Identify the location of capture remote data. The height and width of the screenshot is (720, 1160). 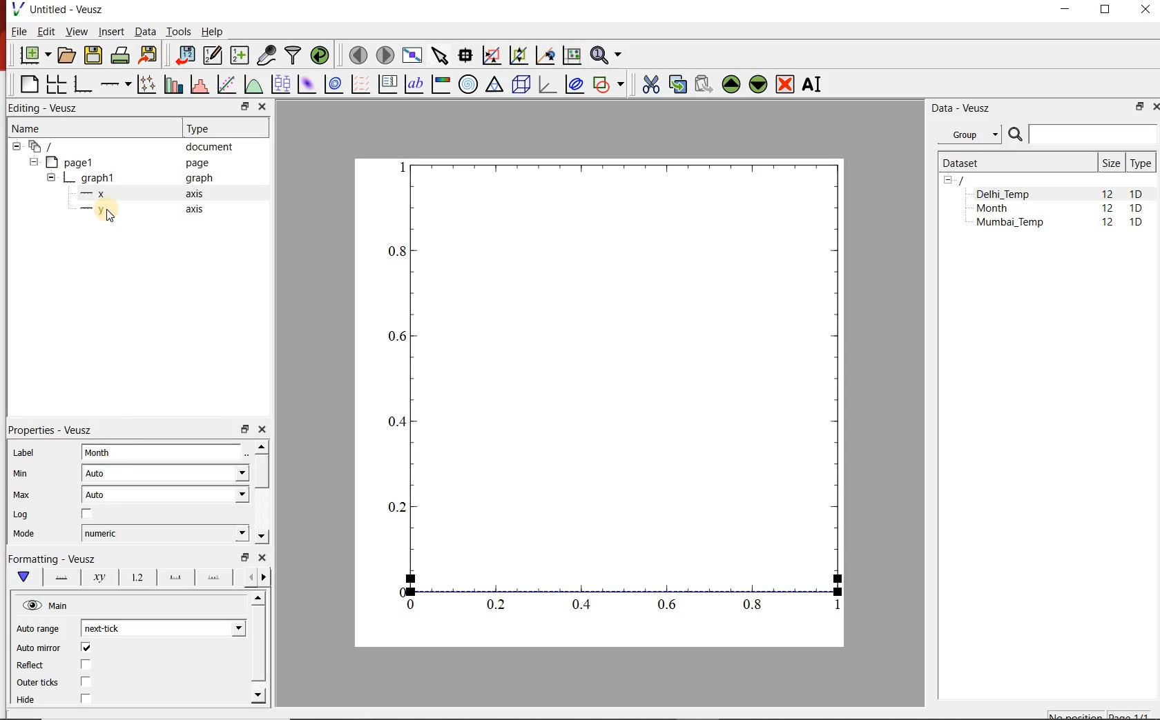
(267, 55).